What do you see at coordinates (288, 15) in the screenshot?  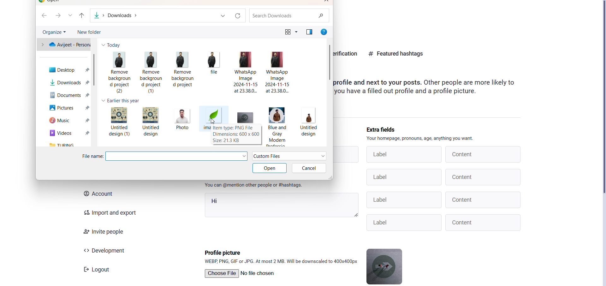 I see `search` at bounding box center [288, 15].